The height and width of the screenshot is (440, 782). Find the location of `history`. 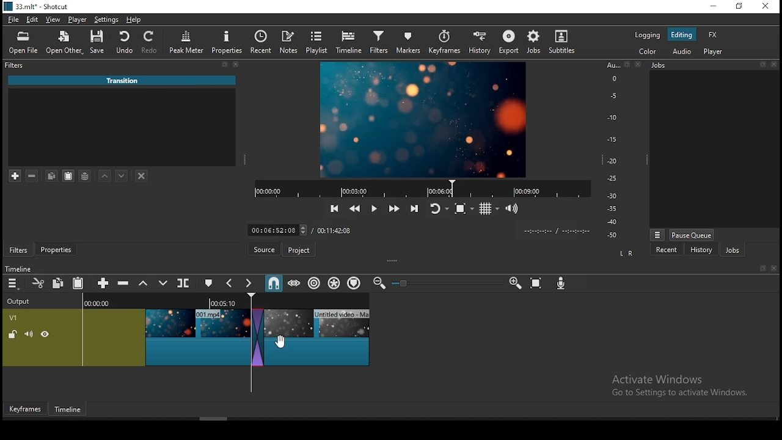

history is located at coordinates (700, 249).